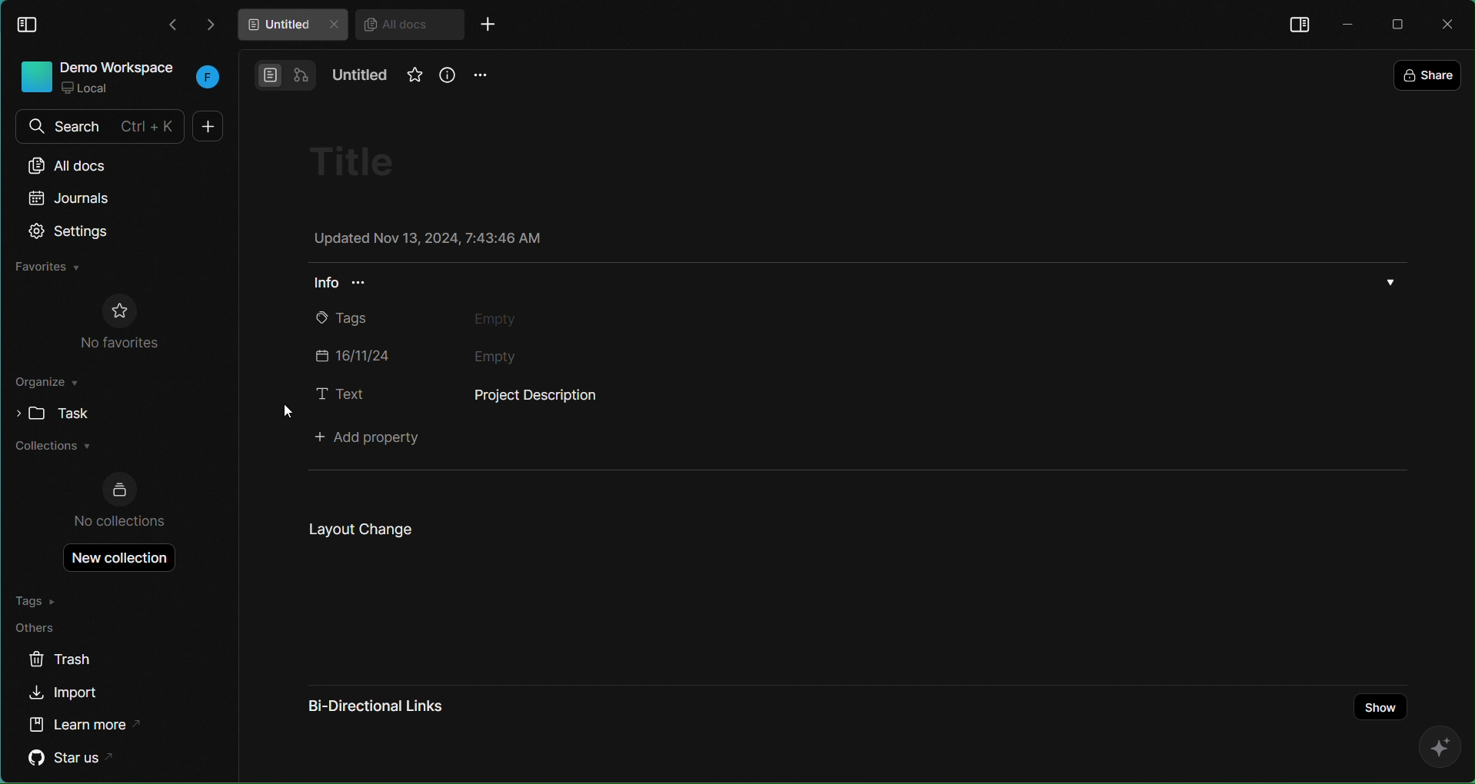 This screenshot has height=784, width=1475. Describe the element at coordinates (117, 78) in the screenshot. I see `Demo Workspace
[Jr (]` at that location.